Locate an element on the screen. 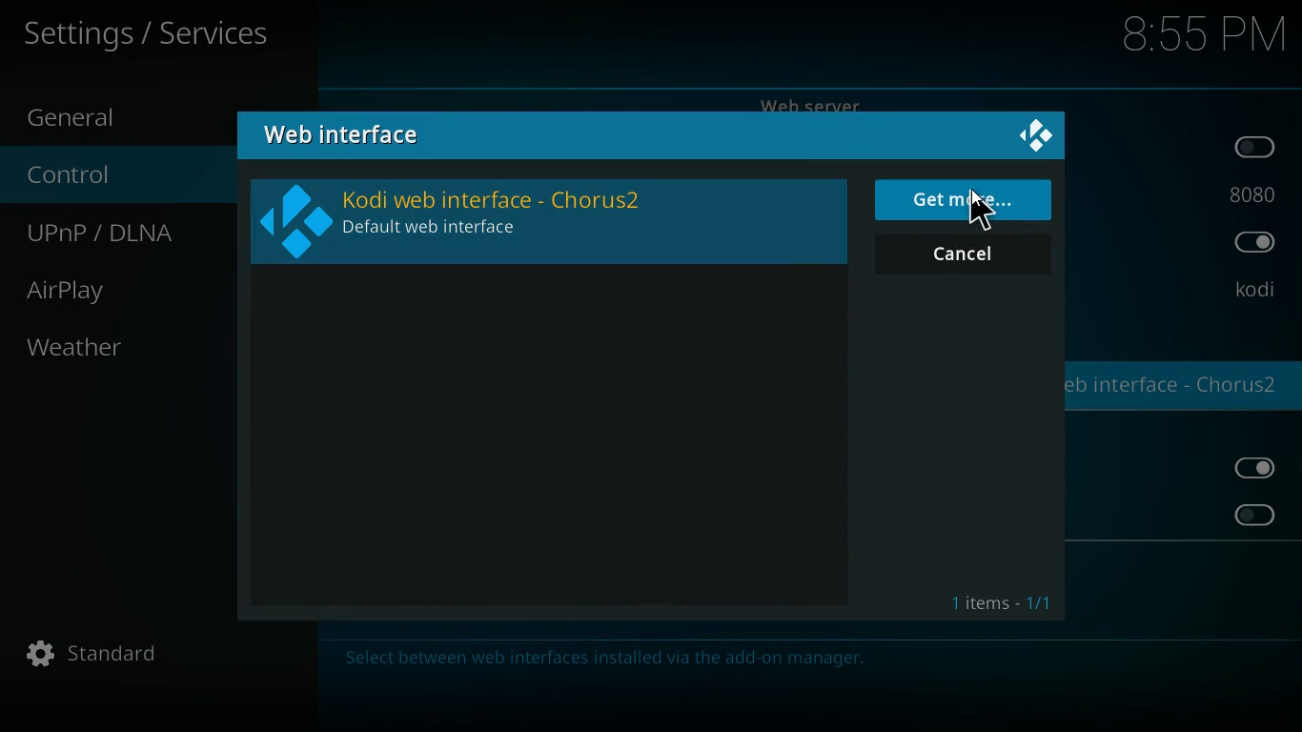 This screenshot has width=1302, height=732. web interface is located at coordinates (1177, 388).